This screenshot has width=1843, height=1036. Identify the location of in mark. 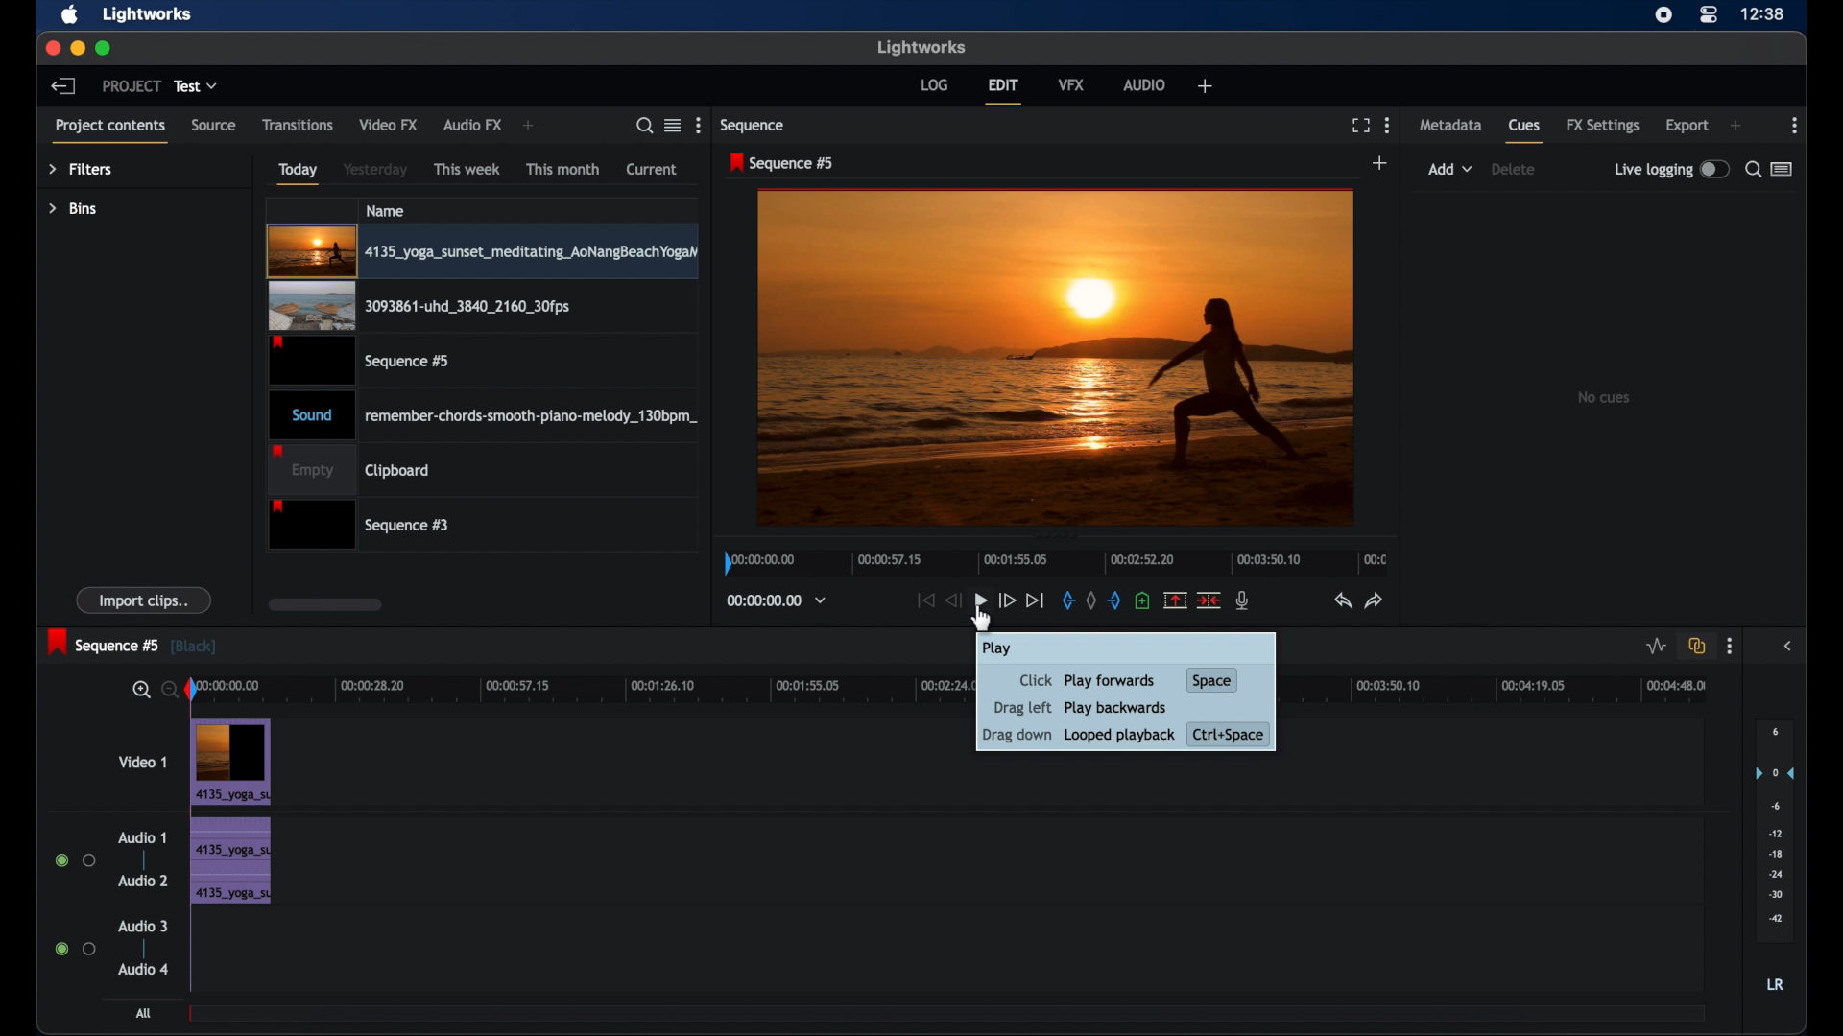
(1066, 600).